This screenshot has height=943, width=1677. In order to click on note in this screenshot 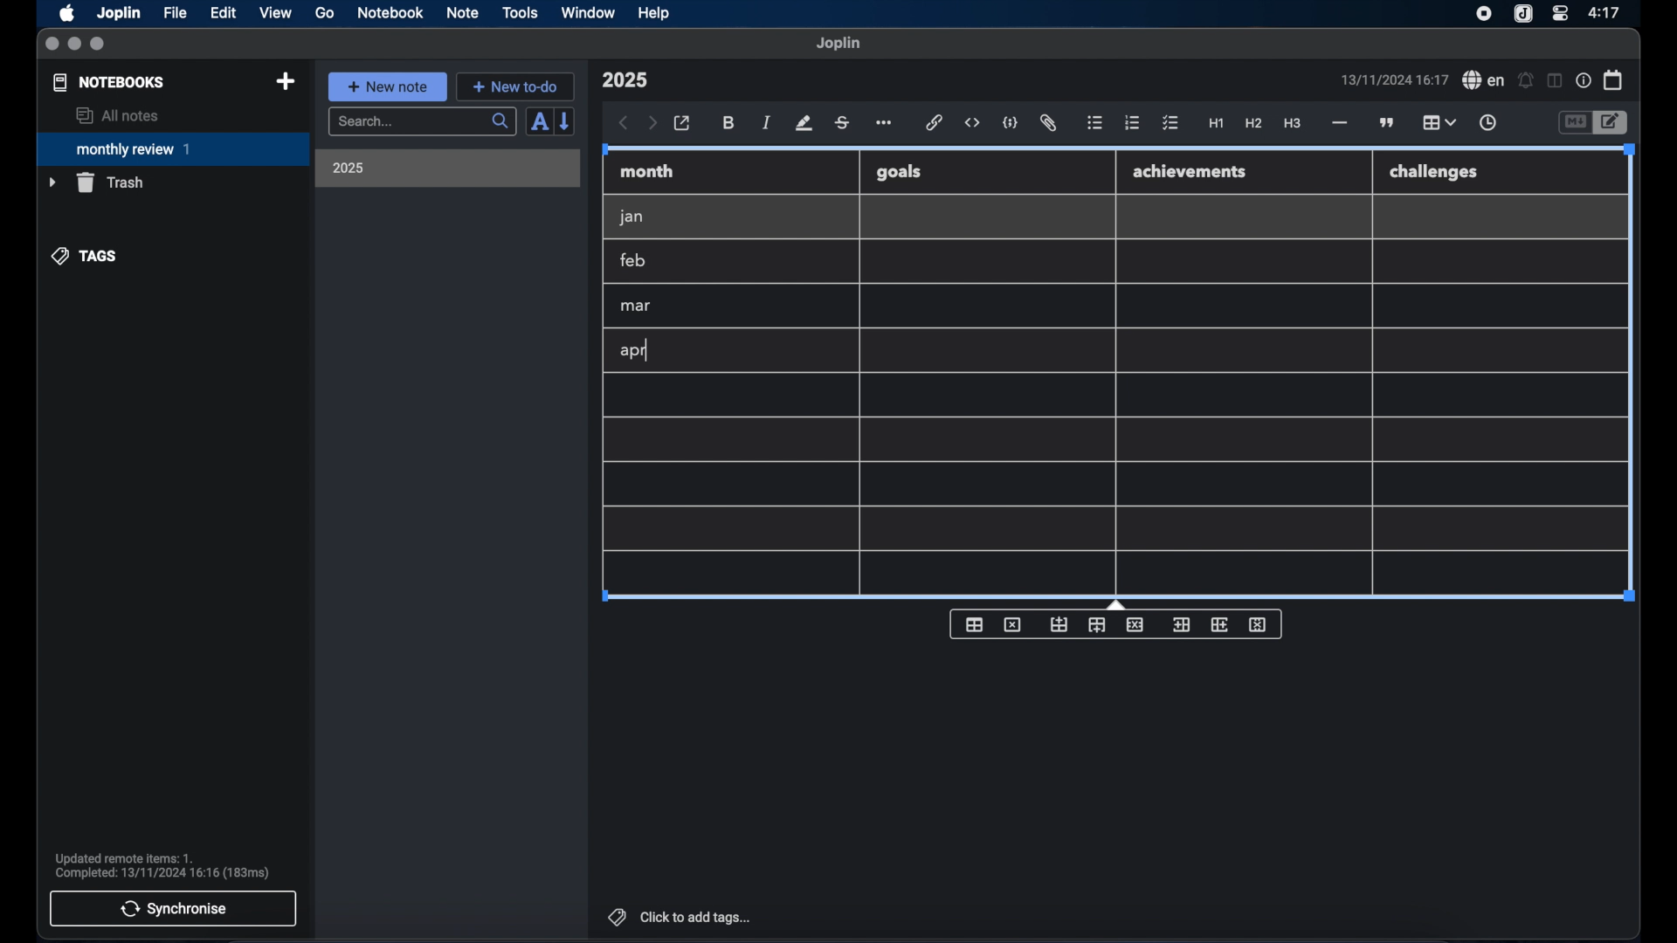, I will do `click(463, 12)`.